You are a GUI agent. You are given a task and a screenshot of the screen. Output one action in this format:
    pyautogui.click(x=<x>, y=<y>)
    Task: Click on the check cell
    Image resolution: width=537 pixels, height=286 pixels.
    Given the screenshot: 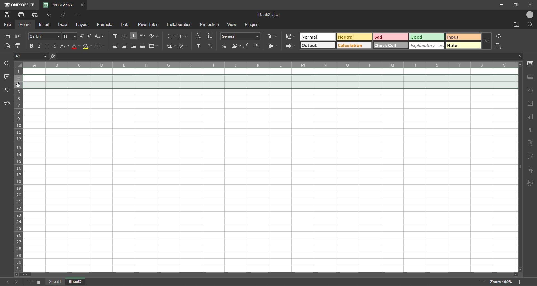 What is the action you would take?
    pyautogui.click(x=390, y=45)
    